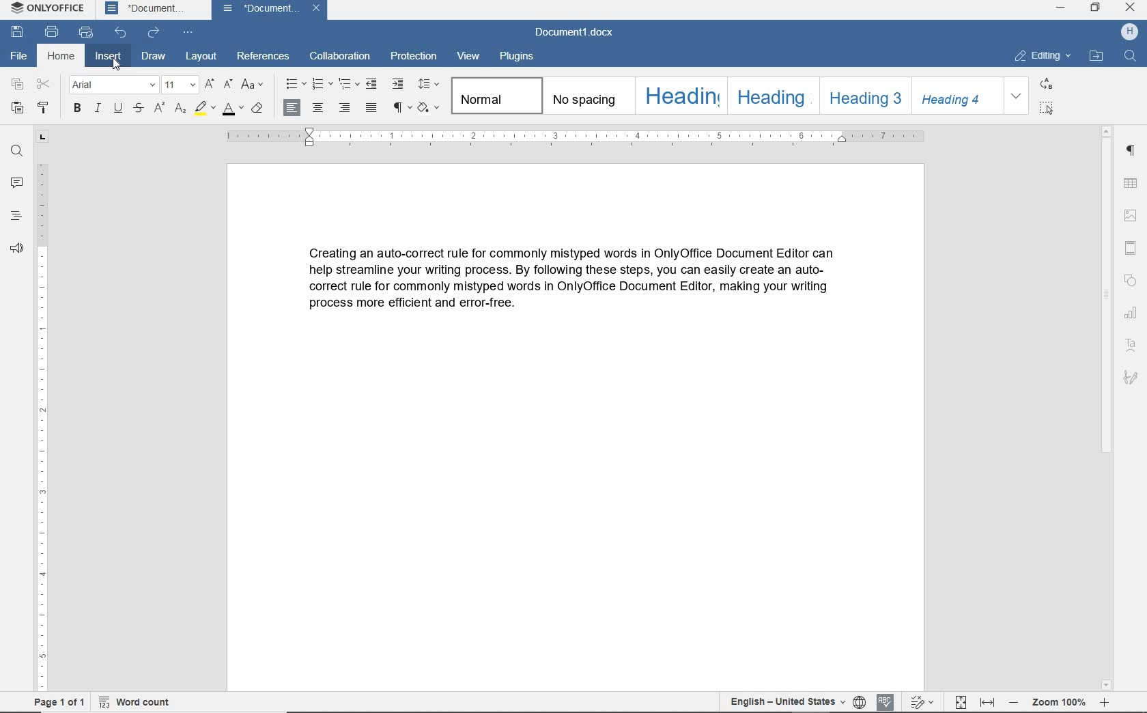 The width and height of the screenshot is (1147, 713). Describe the element at coordinates (269, 10) in the screenshot. I see `document name` at that location.